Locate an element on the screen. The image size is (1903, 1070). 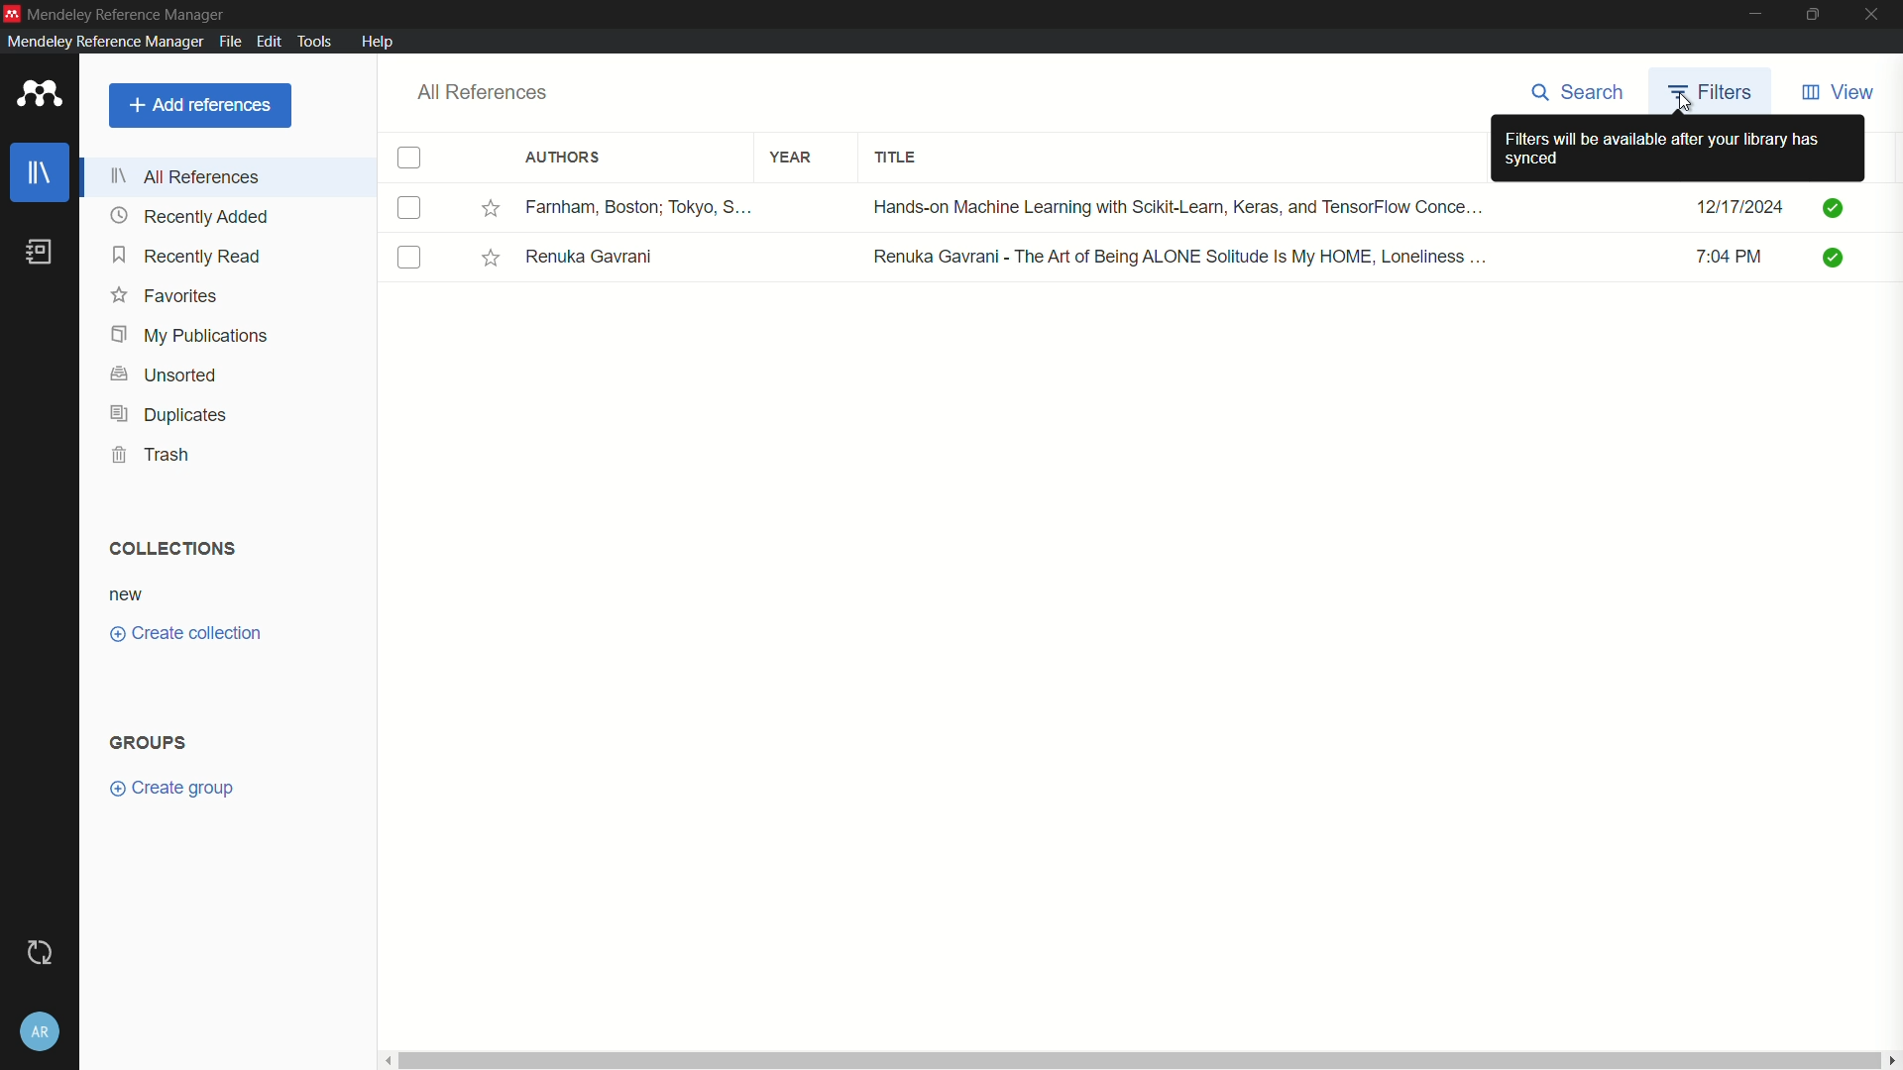
check box is located at coordinates (409, 159).